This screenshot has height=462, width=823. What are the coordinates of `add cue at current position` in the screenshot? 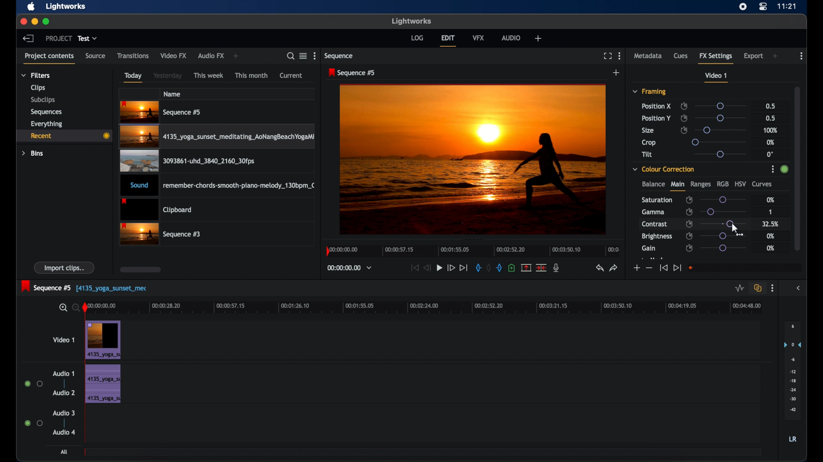 It's located at (511, 268).